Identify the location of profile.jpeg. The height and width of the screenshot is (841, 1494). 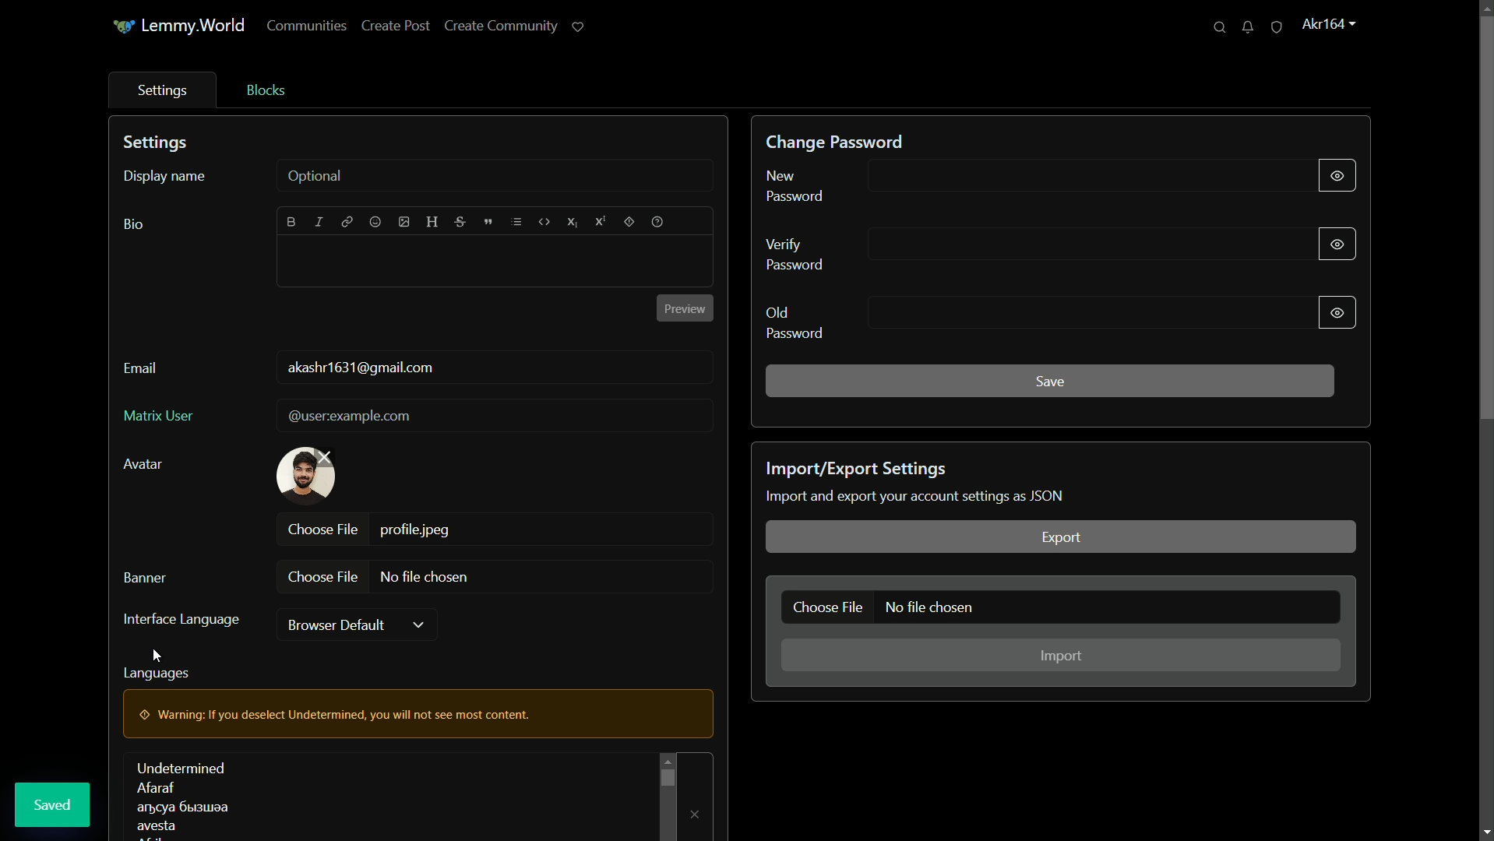
(418, 530).